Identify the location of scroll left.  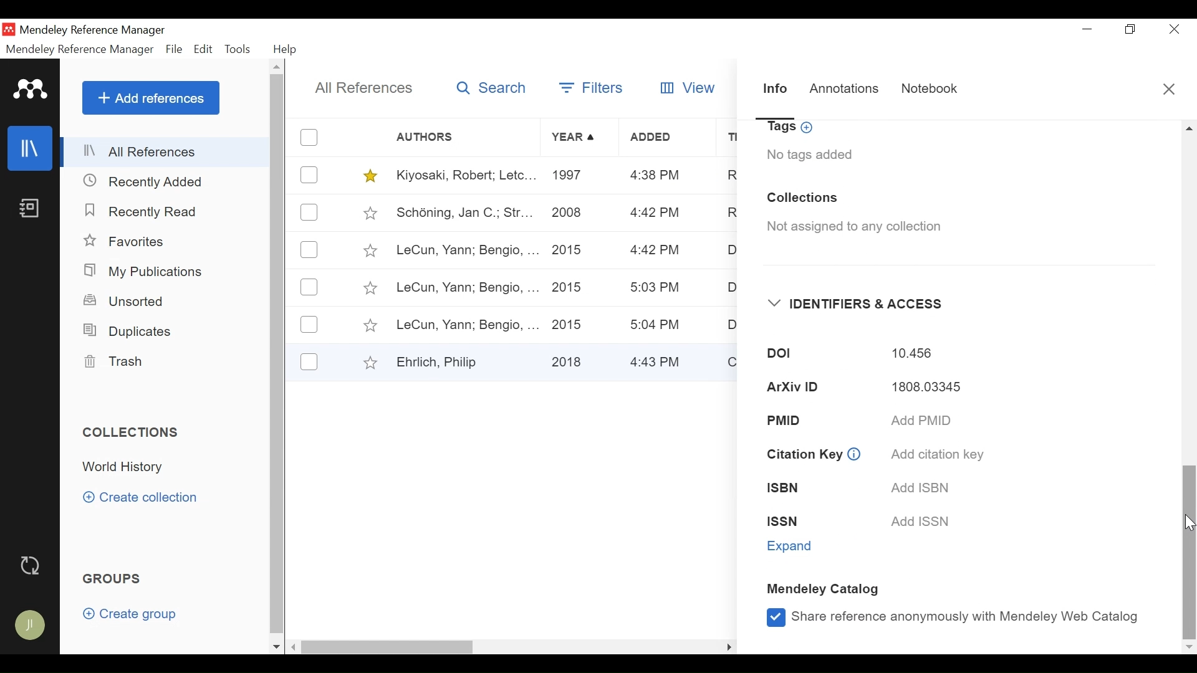
(294, 647).